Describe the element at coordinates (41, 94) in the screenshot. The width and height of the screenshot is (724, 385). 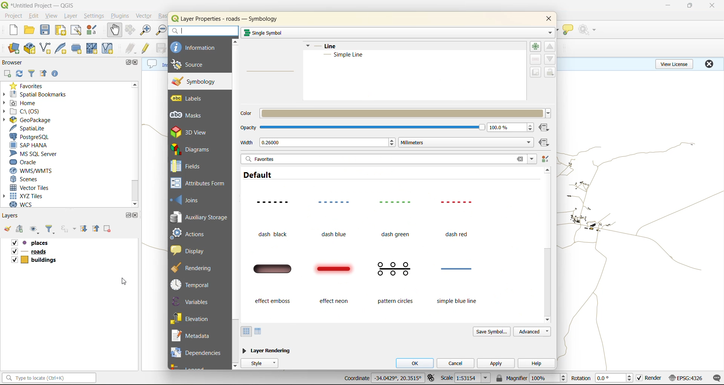
I see `spatial bookmarks` at that location.